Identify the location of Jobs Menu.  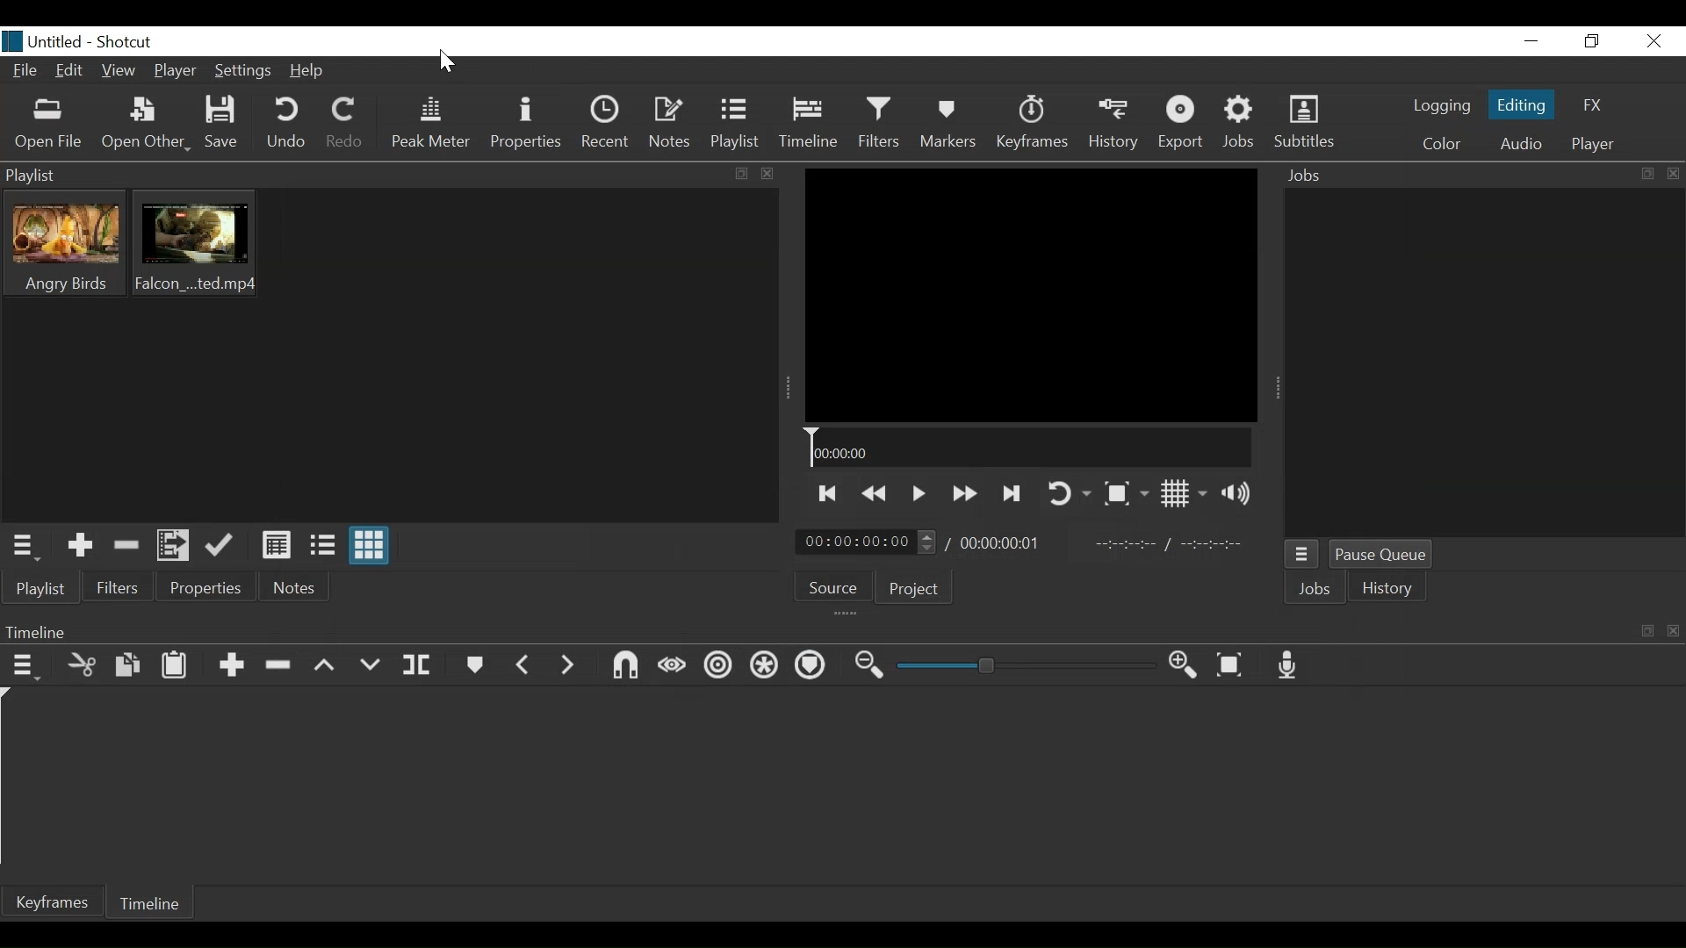
(1304, 557).